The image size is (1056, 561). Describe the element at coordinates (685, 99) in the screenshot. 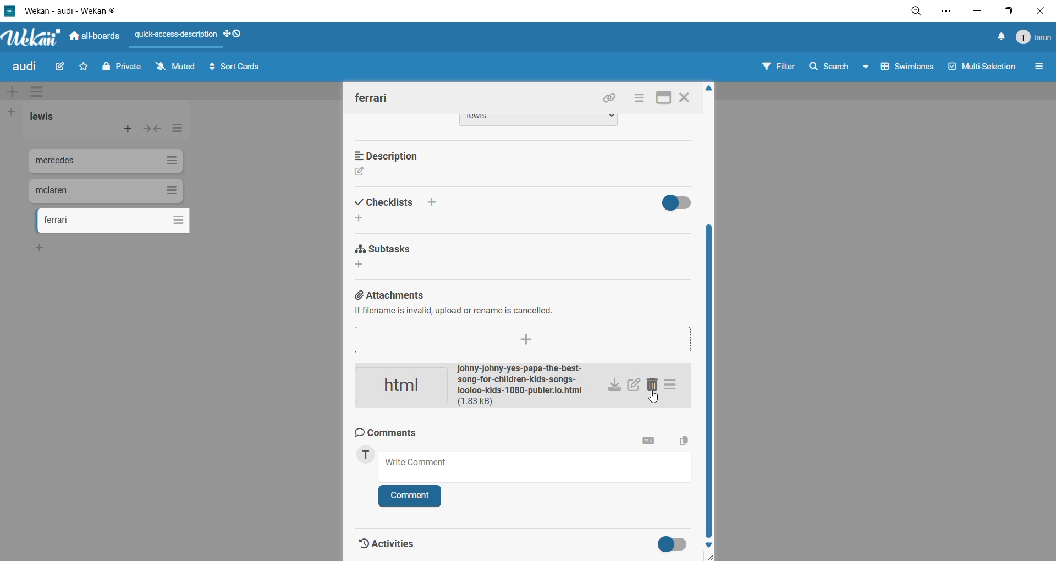

I see `close` at that location.